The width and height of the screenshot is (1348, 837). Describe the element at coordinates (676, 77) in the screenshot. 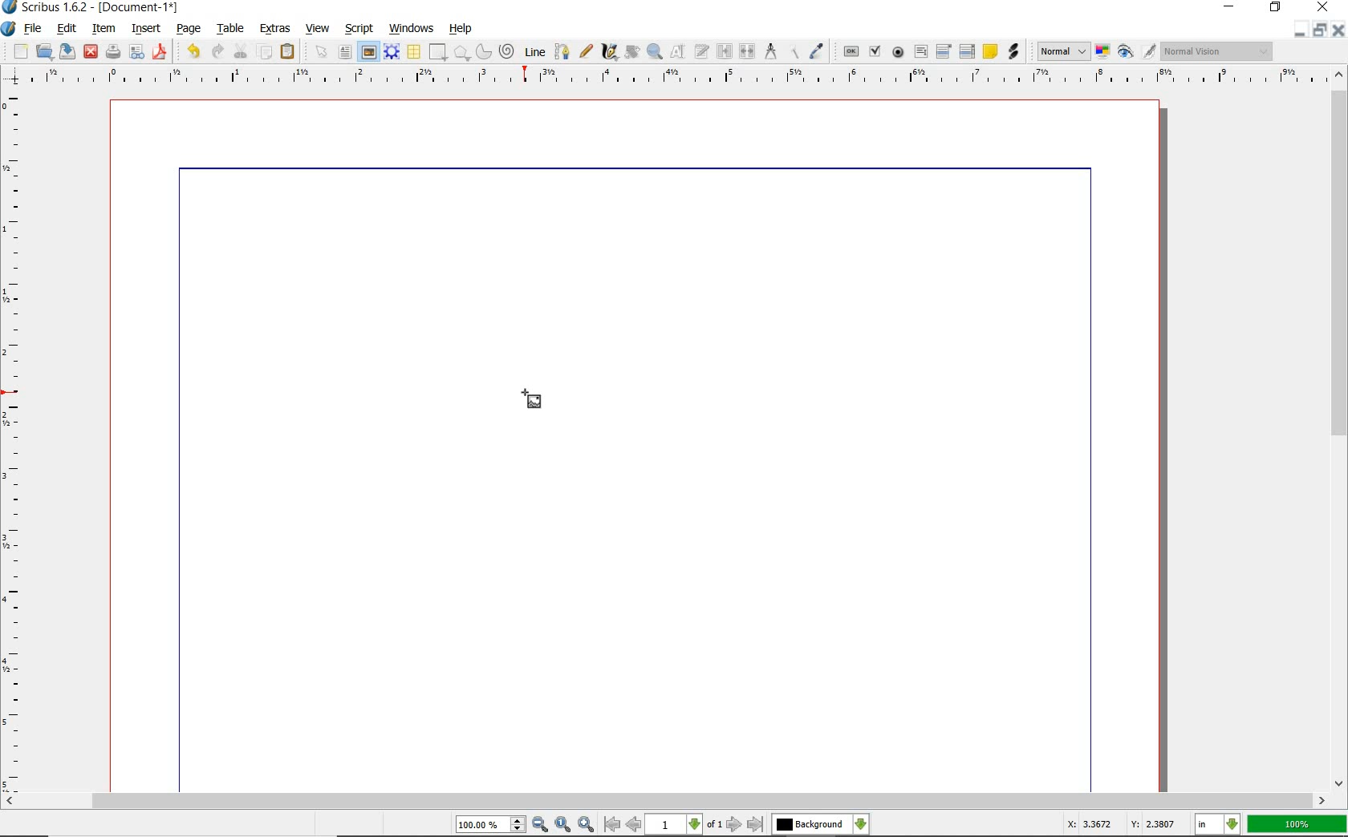

I see `Horizontal Margin` at that location.